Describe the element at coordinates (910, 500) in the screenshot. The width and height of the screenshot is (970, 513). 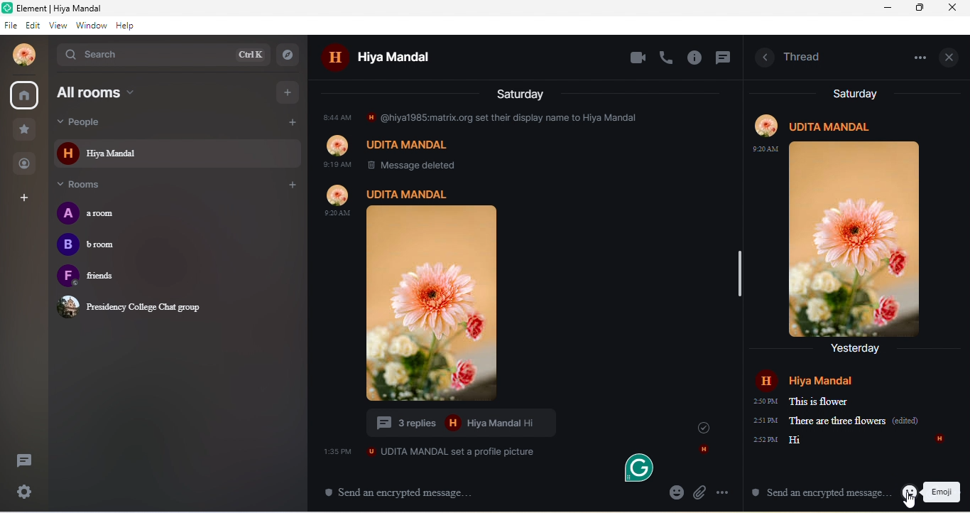
I see `cursor` at that location.